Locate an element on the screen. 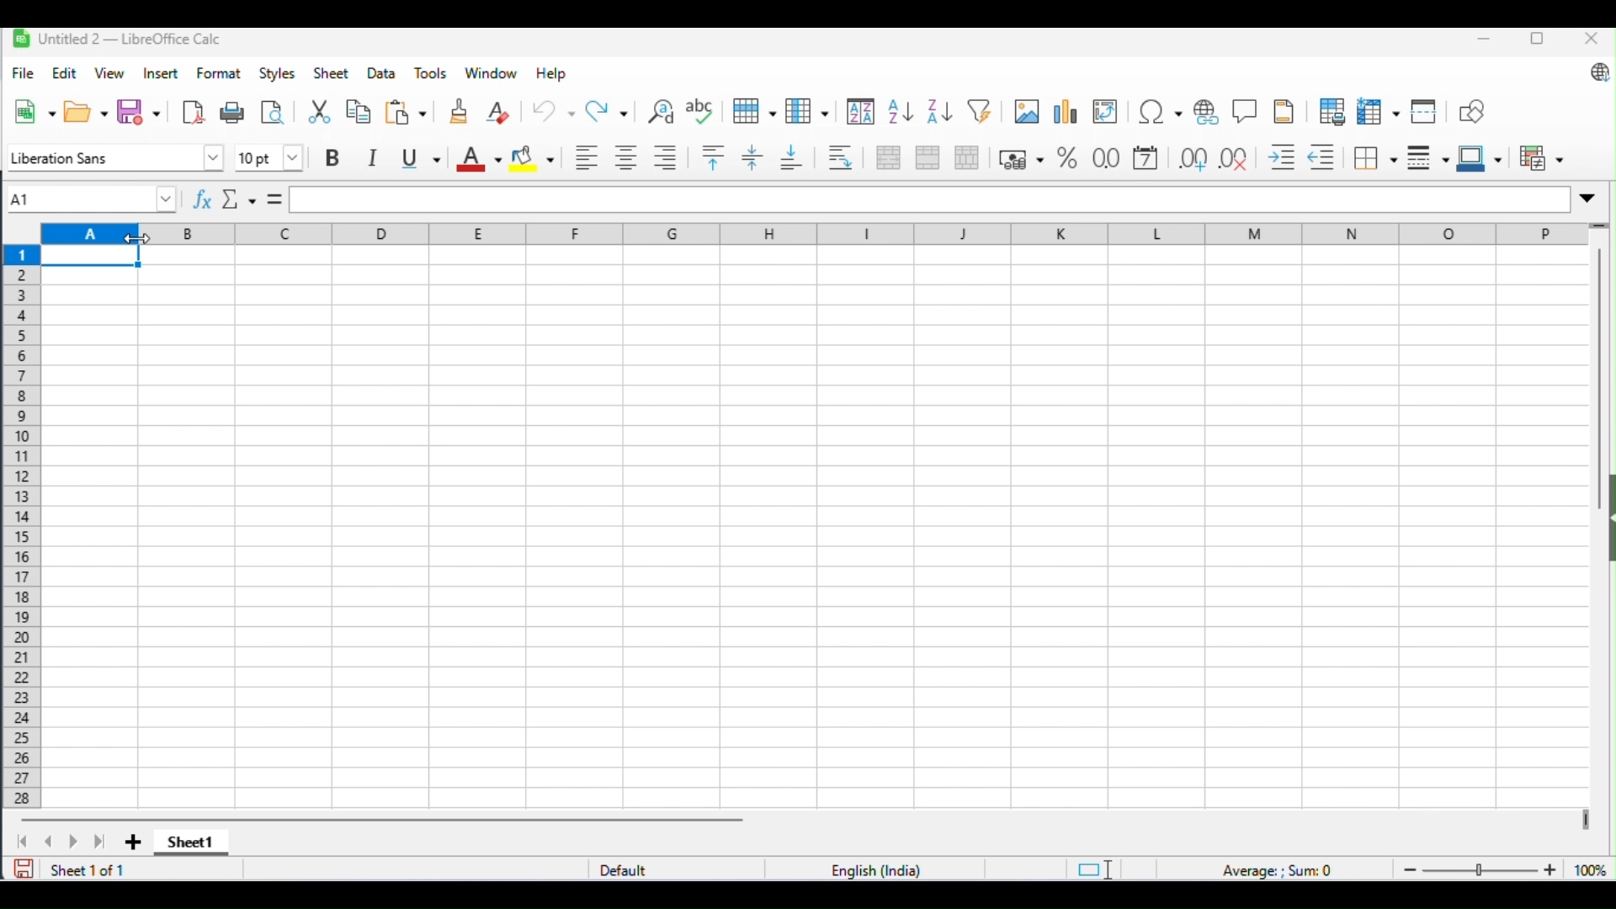  clear direct formatting is located at coordinates (500, 109).